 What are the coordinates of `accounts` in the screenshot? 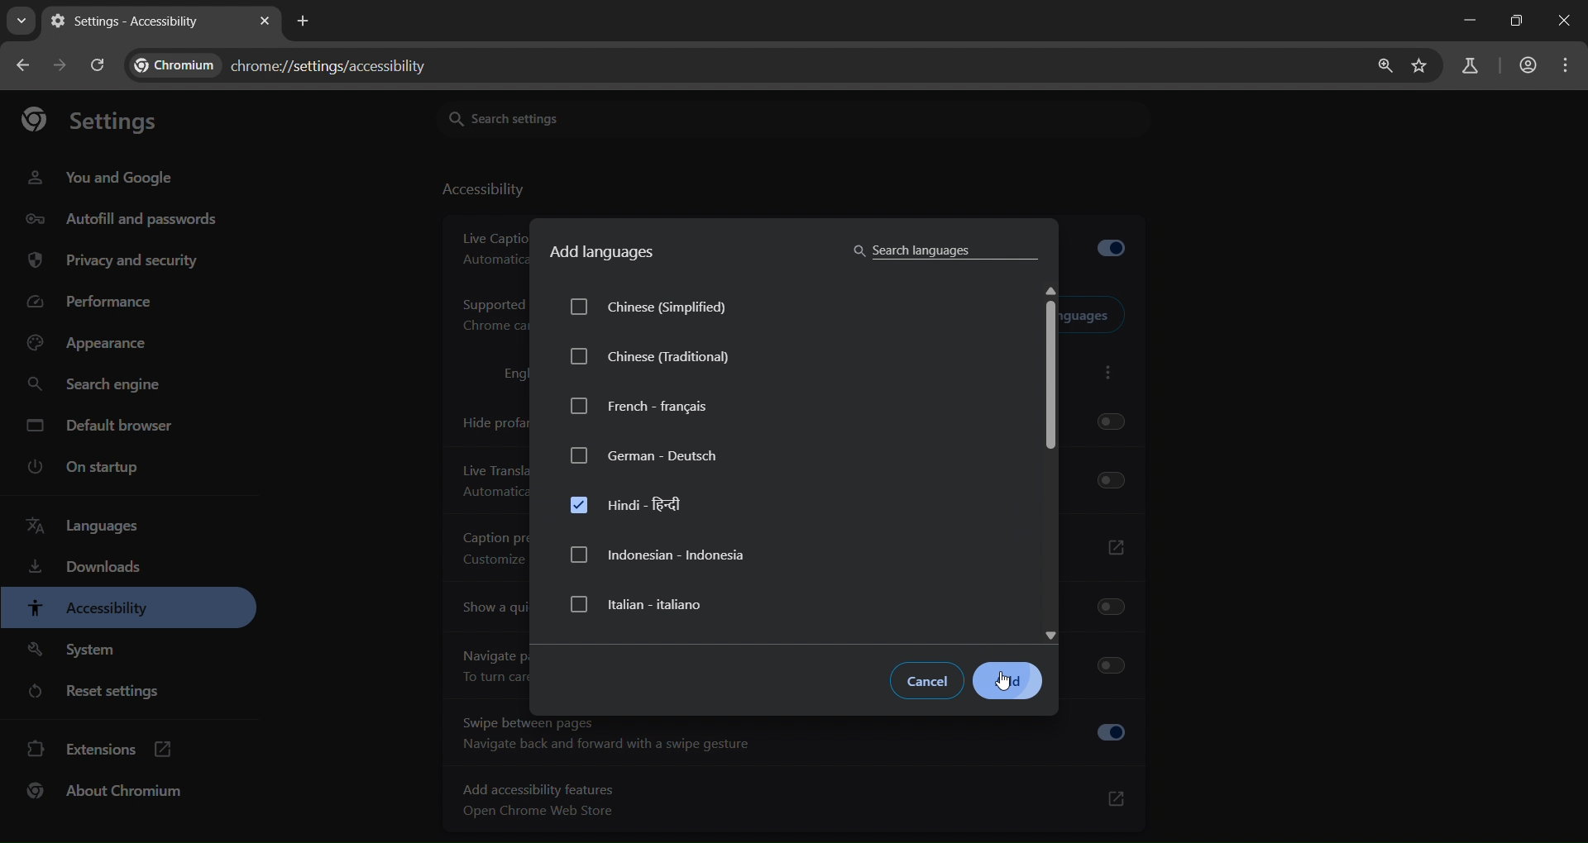 It's located at (1528, 64).